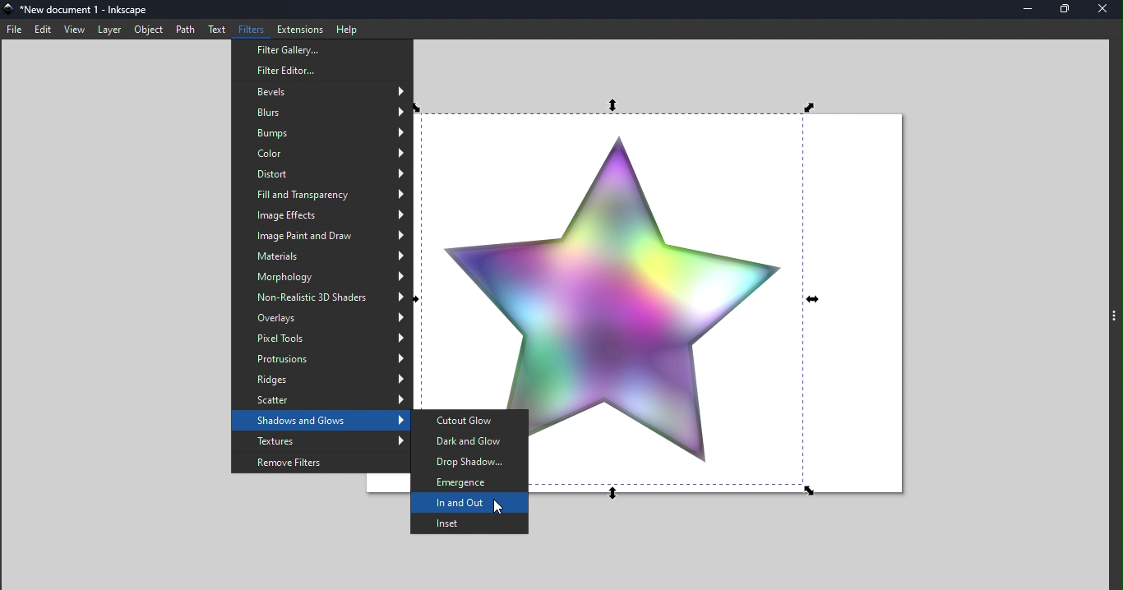  What do you see at coordinates (108, 30) in the screenshot?
I see `Layer` at bounding box center [108, 30].